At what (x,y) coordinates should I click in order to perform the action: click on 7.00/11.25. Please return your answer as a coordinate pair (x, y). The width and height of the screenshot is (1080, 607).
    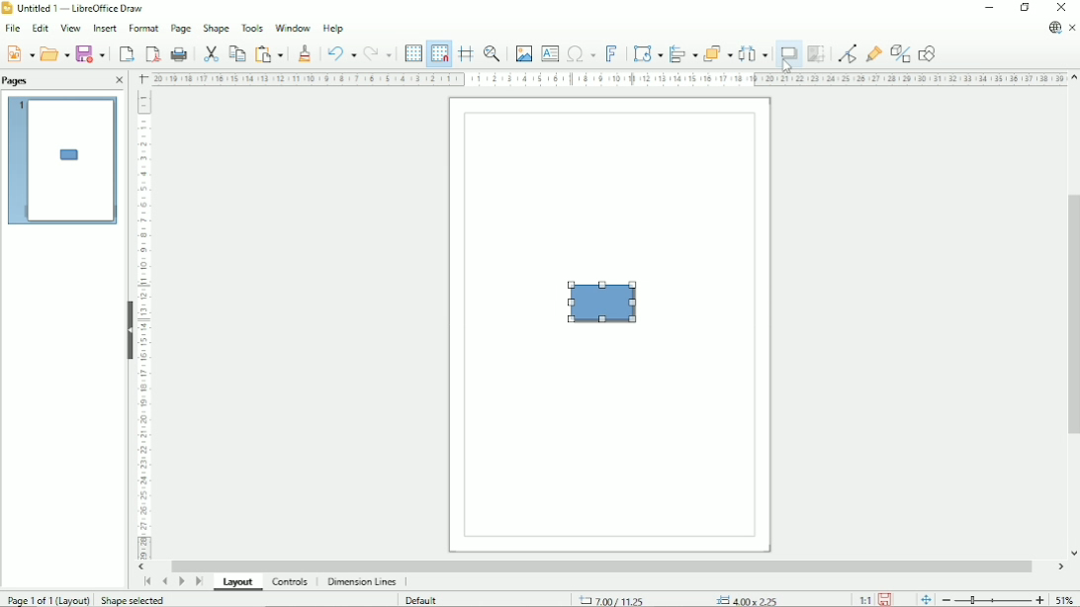
    Looking at the image, I should click on (616, 600).